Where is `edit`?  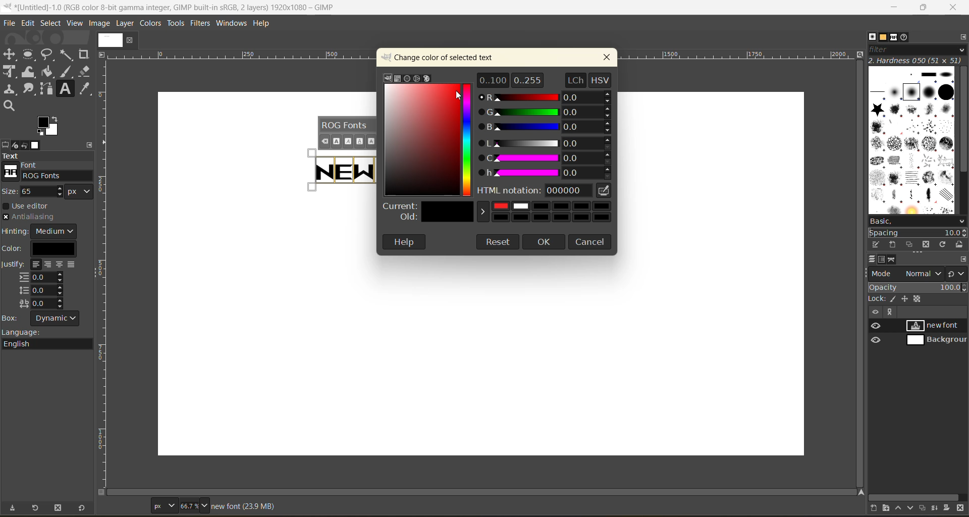
edit is located at coordinates (26, 23).